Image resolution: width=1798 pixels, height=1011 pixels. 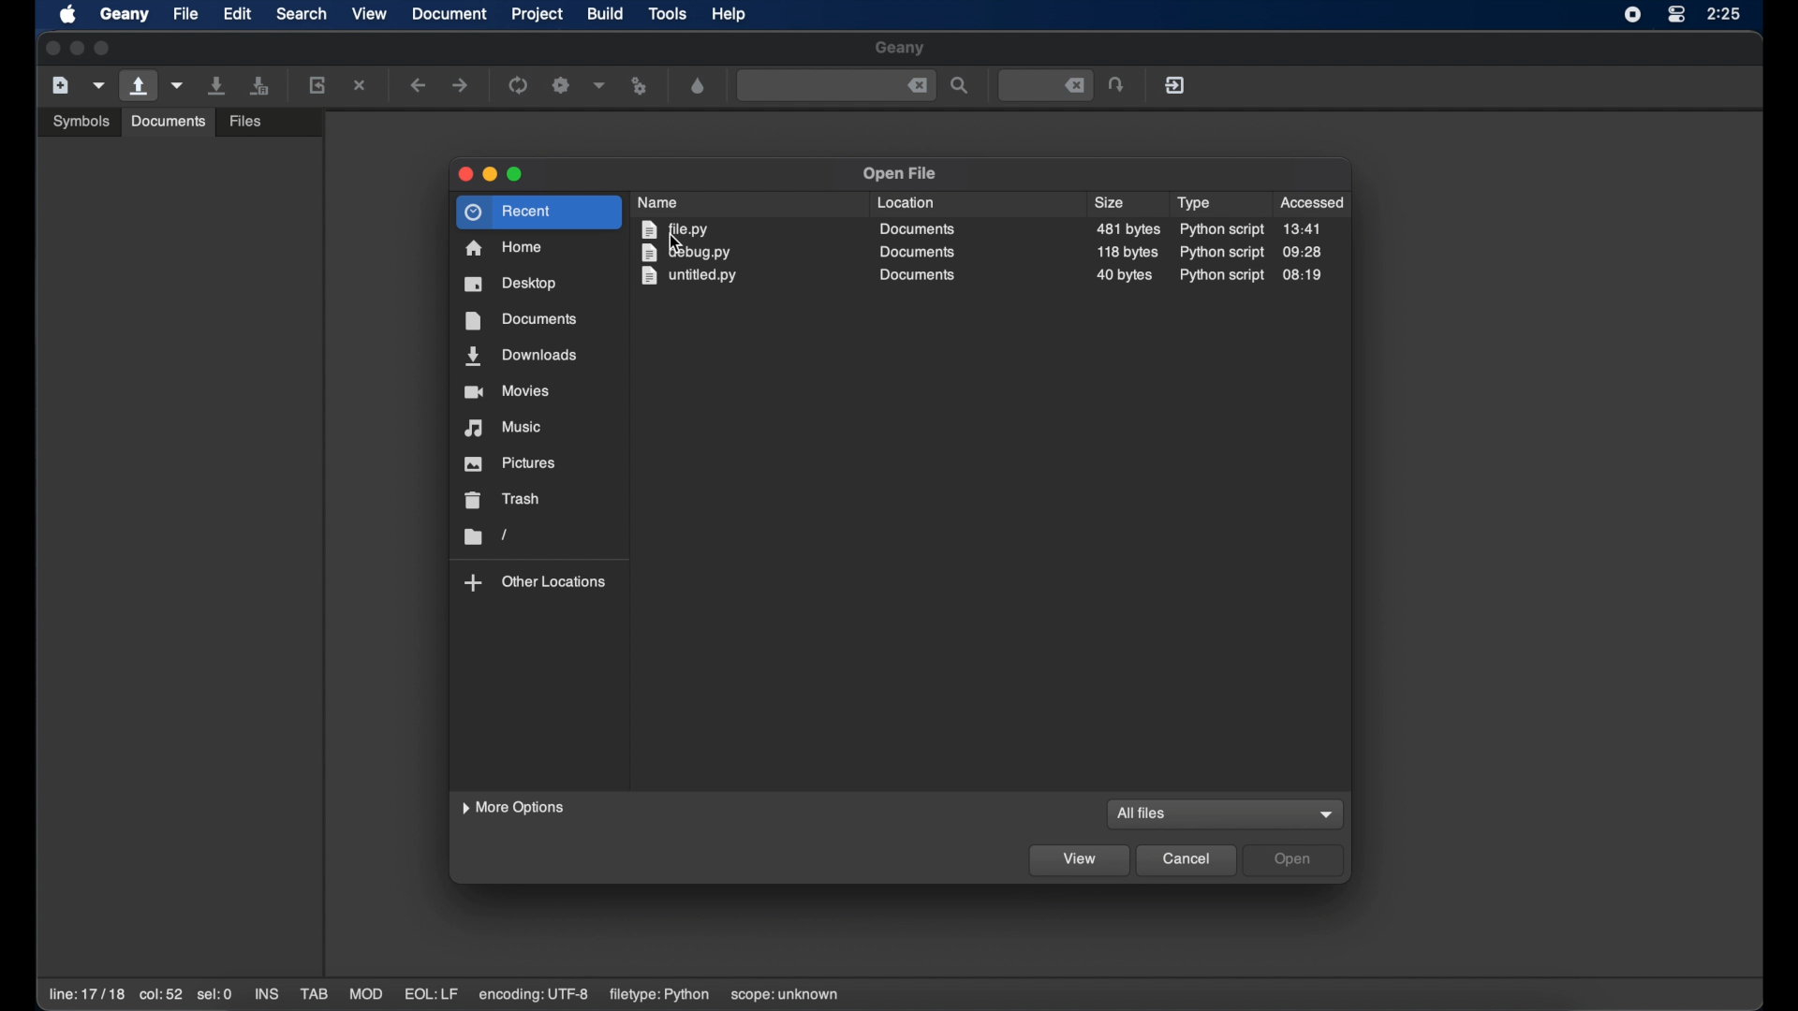 I want to click on tab, so click(x=316, y=994).